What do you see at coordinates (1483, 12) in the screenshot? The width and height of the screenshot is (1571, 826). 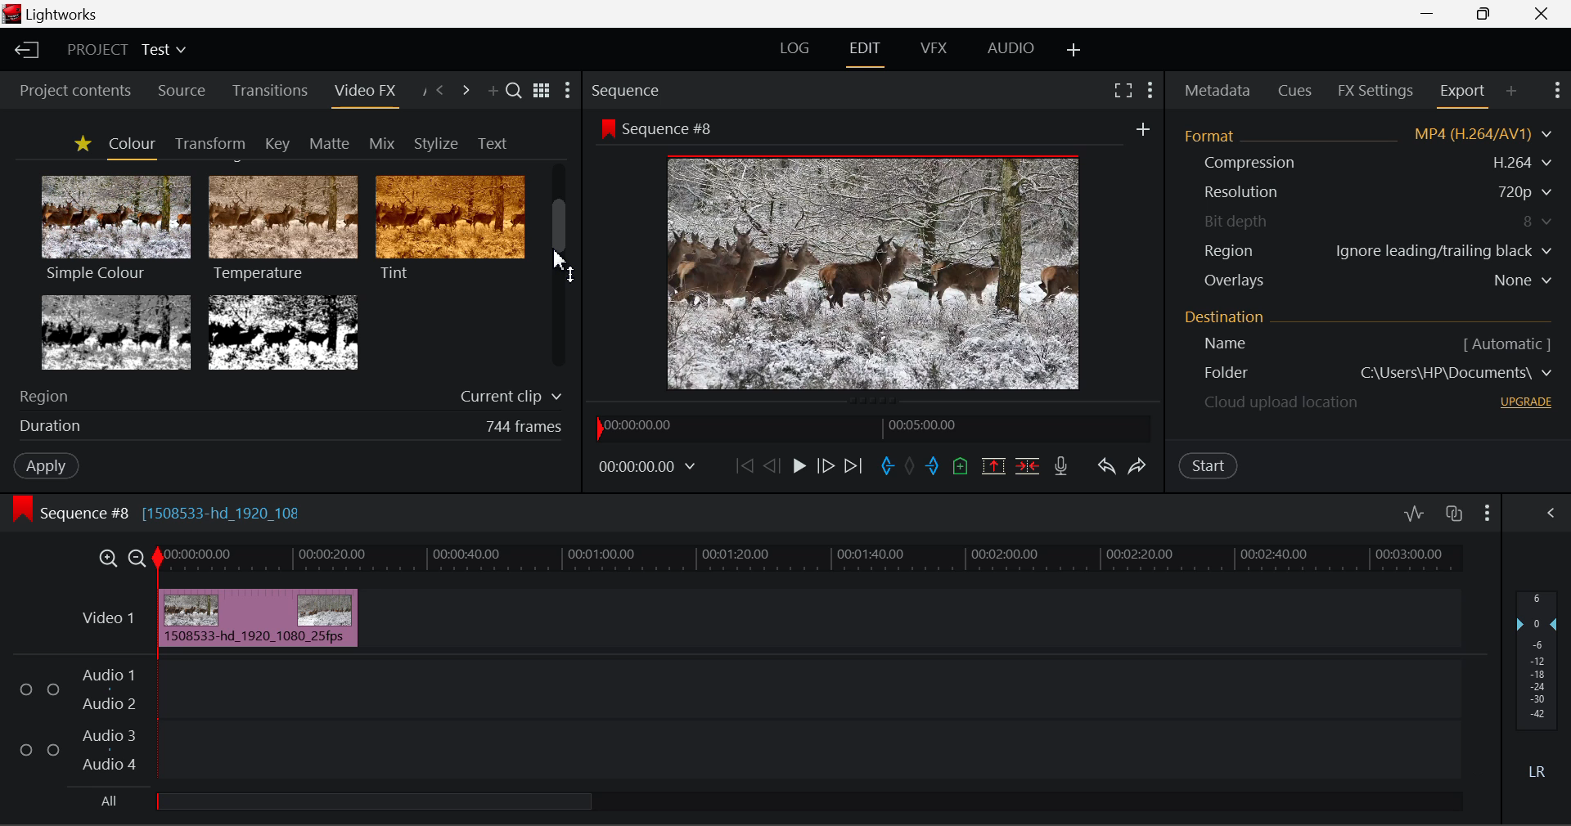 I see `Minimize` at bounding box center [1483, 12].